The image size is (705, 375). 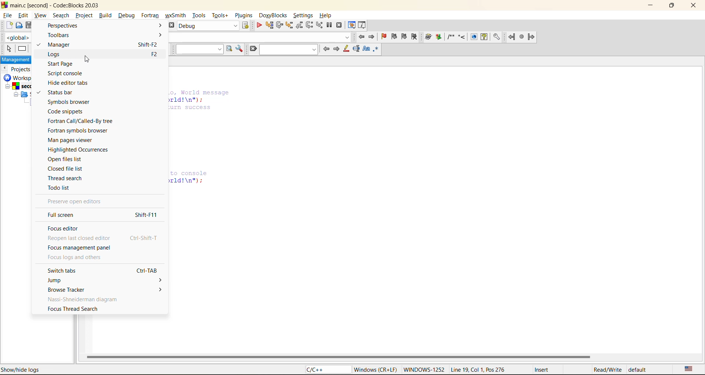 I want to click on abort, so click(x=171, y=26).